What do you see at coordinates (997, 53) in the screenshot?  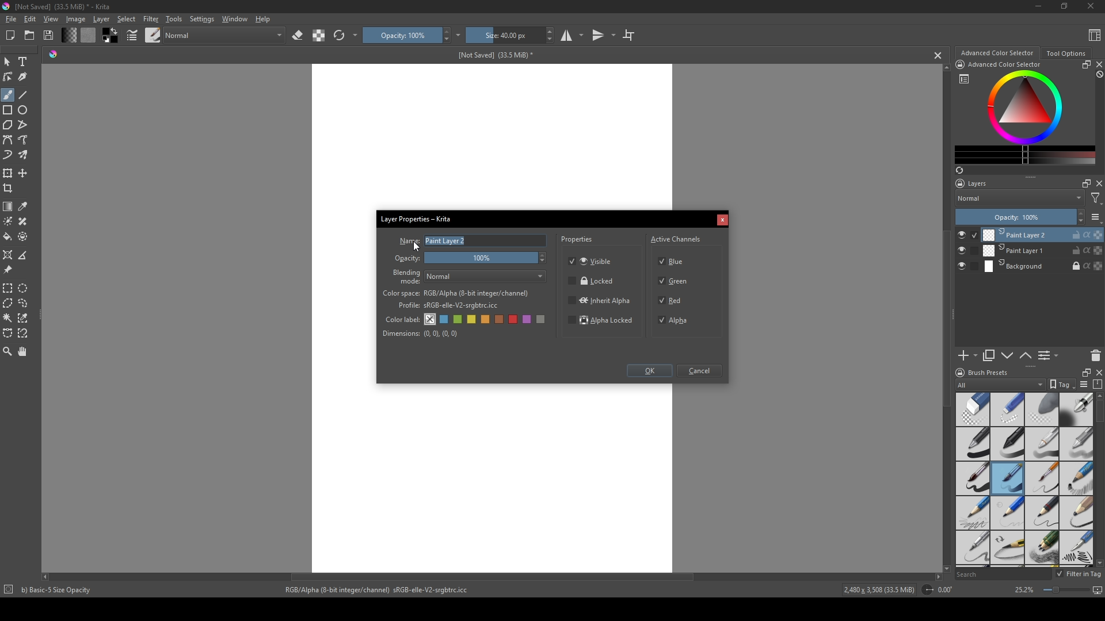 I see `Advanced color selector` at bounding box center [997, 53].